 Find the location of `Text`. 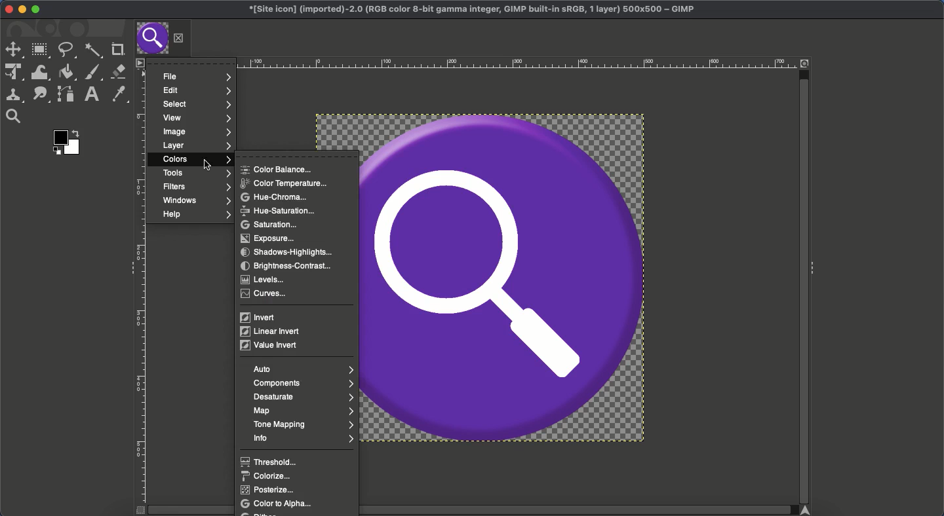

Text is located at coordinates (91, 94).